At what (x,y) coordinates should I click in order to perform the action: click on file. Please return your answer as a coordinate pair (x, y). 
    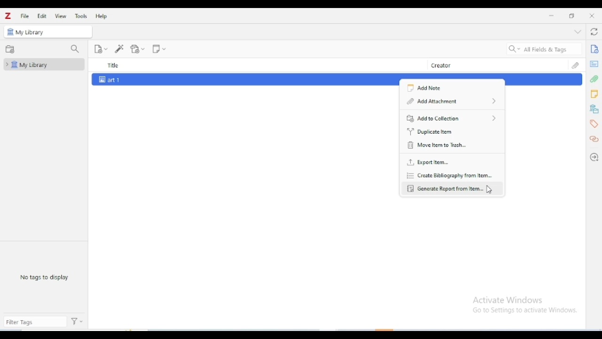
    Looking at the image, I should click on (25, 16).